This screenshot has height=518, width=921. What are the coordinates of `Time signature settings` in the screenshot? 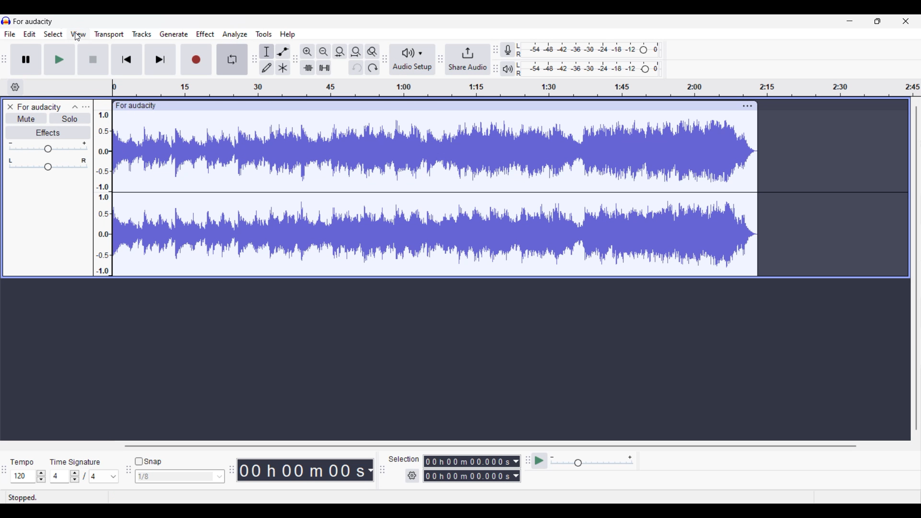 It's located at (85, 476).